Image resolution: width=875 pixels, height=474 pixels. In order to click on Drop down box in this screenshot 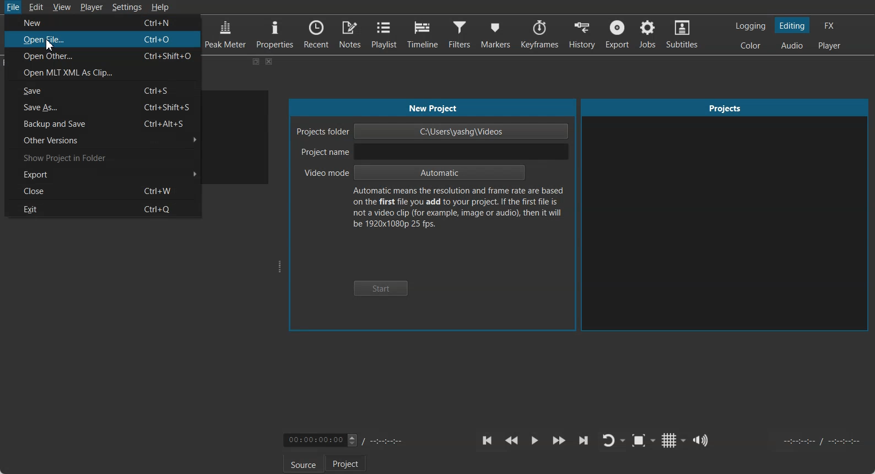, I will do `click(655, 440)`.